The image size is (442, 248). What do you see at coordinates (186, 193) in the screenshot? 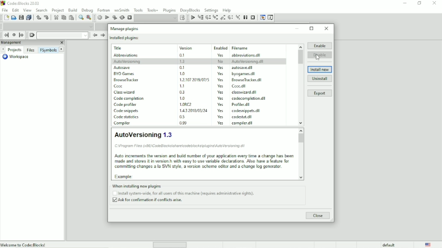
I see `install system-wide, for all users of this machine (requires administrative rights).` at bounding box center [186, 193].